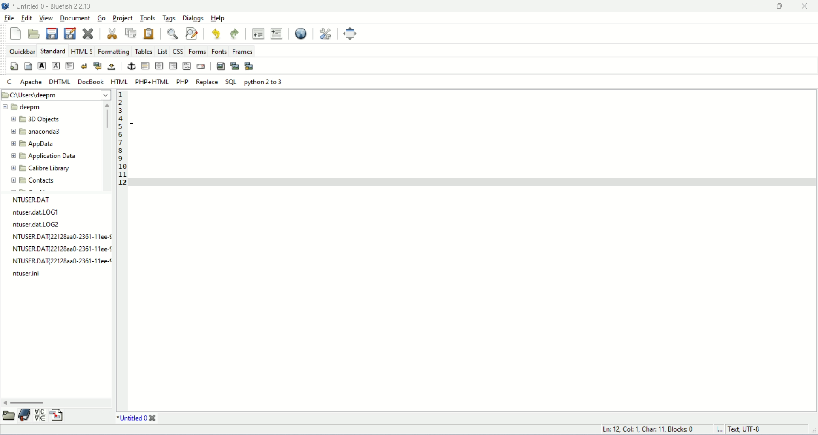 The height and width of the screenshot is (435, 818). Describe the element at coordinates (58, 403) in the screenshot. I see `scroll bar` at that location.